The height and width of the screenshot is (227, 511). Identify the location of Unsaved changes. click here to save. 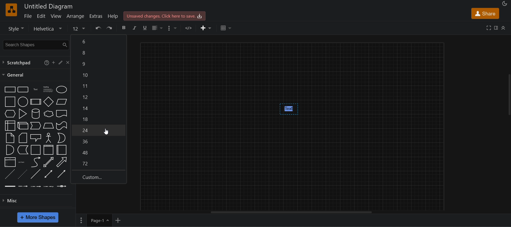
(165, 16).